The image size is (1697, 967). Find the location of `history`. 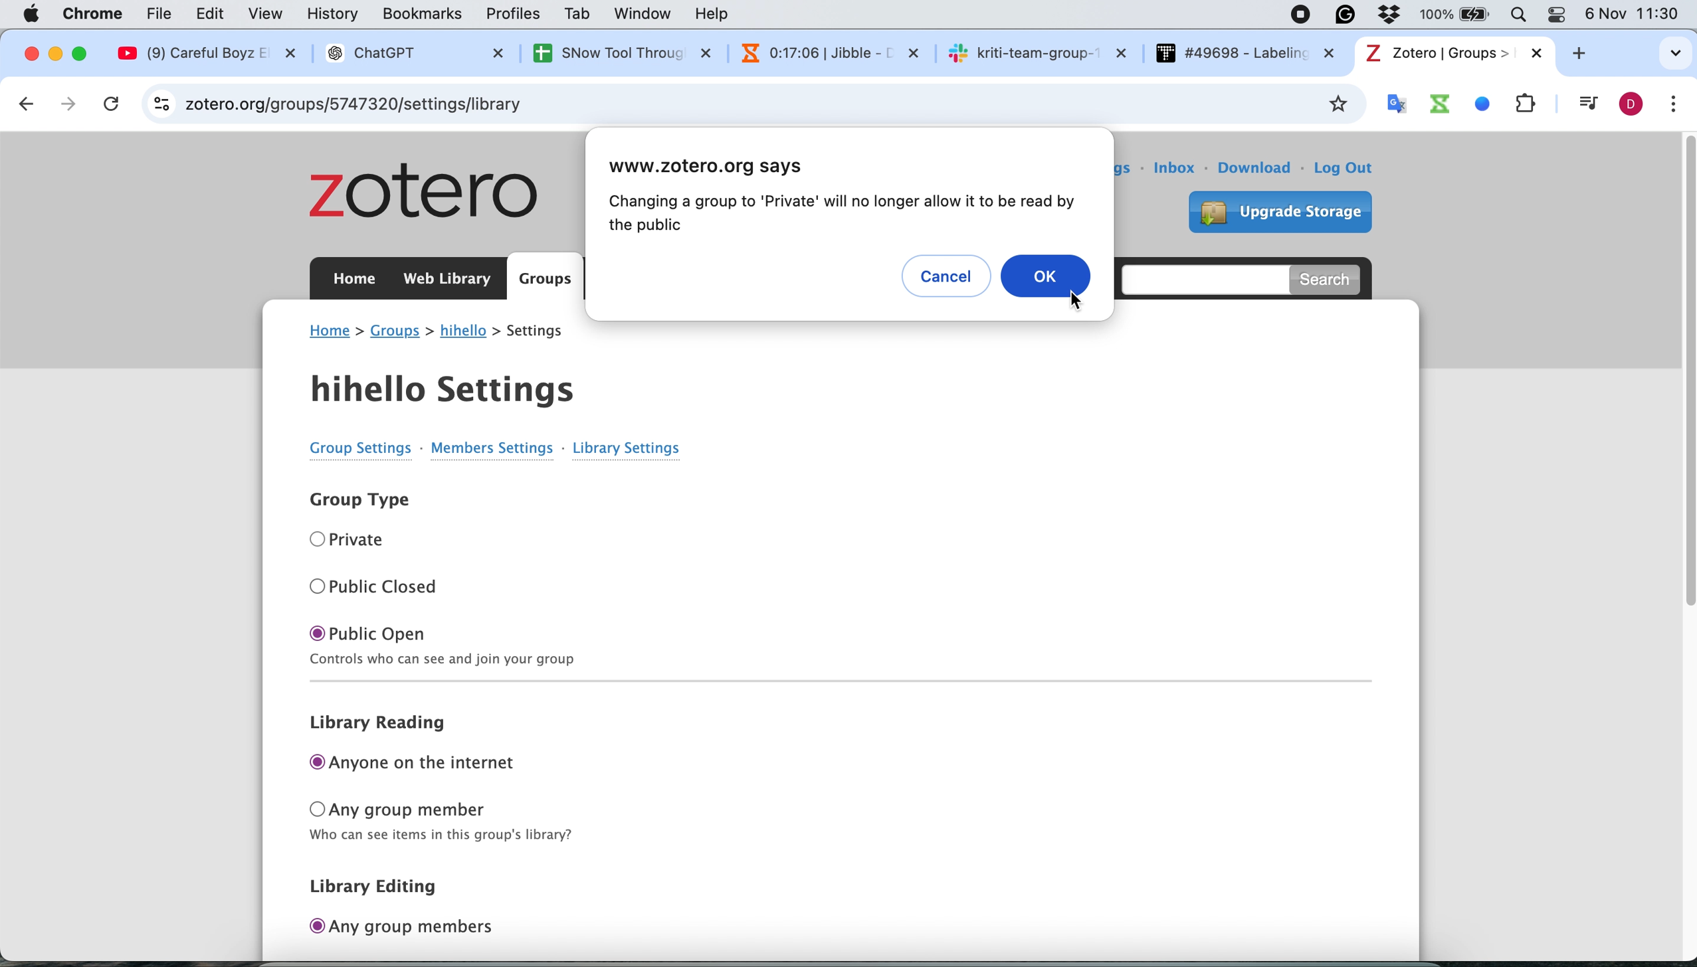

history is located at coordinates (337, 15).